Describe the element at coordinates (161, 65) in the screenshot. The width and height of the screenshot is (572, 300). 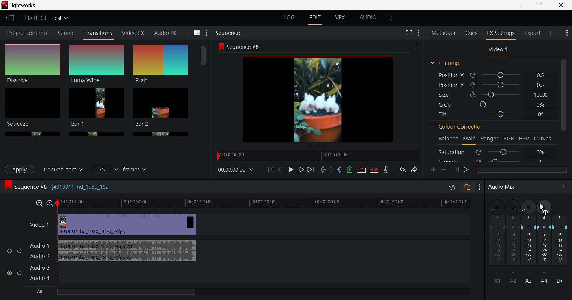
I see `Push` at that location.